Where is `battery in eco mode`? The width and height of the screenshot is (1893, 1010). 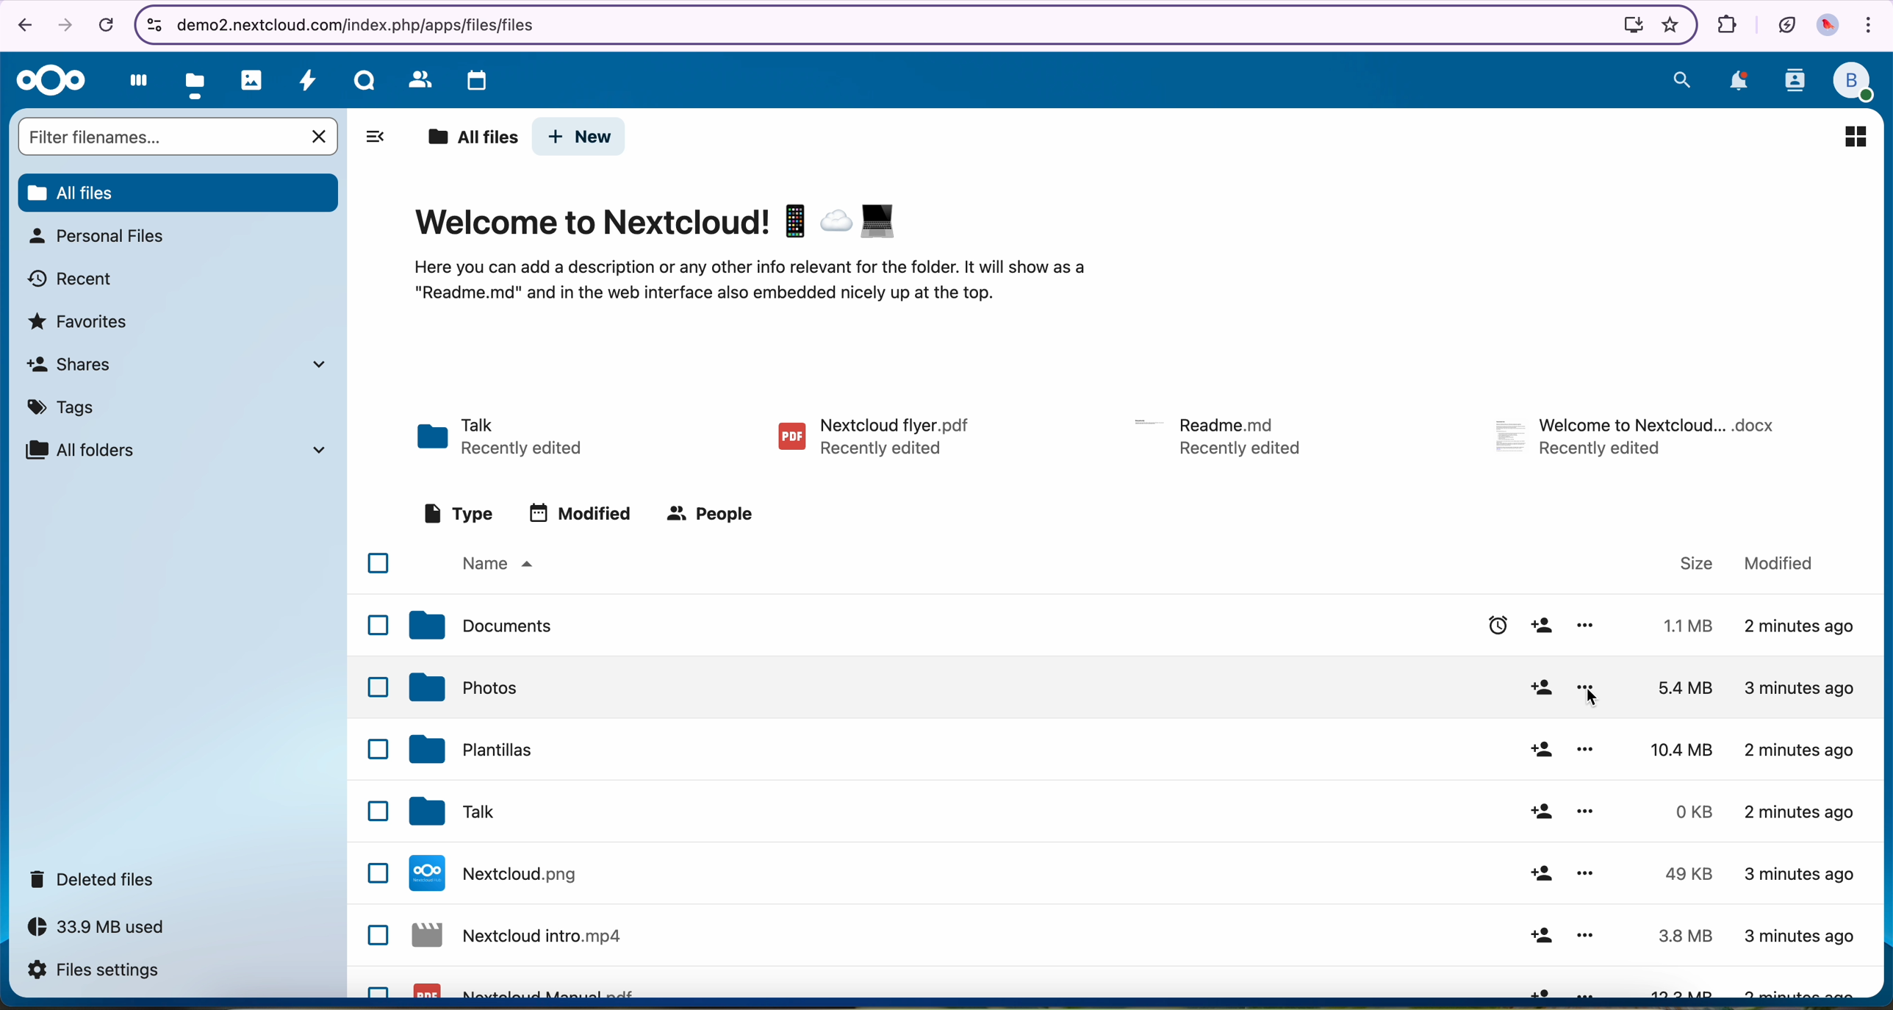 battery in eco mode is located at coordinates (1785, 22).